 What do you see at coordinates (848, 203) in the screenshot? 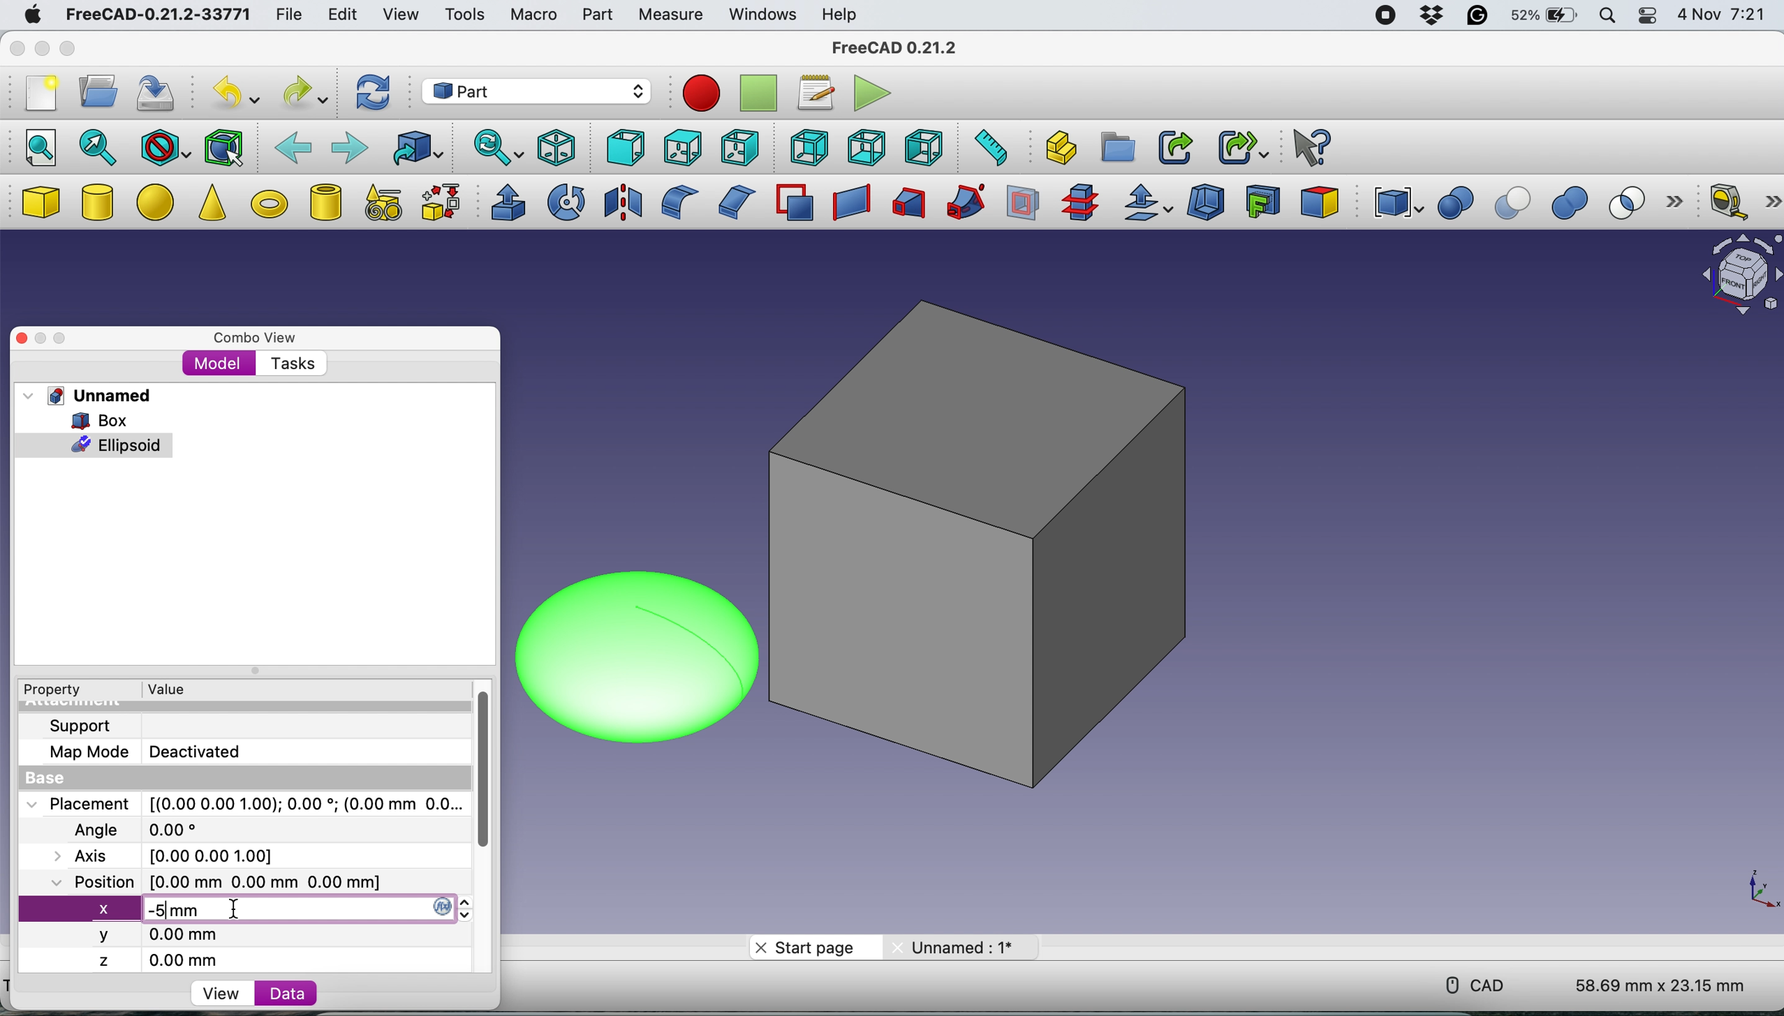
I see `create ruled surface` at bounding box center [848, 203].